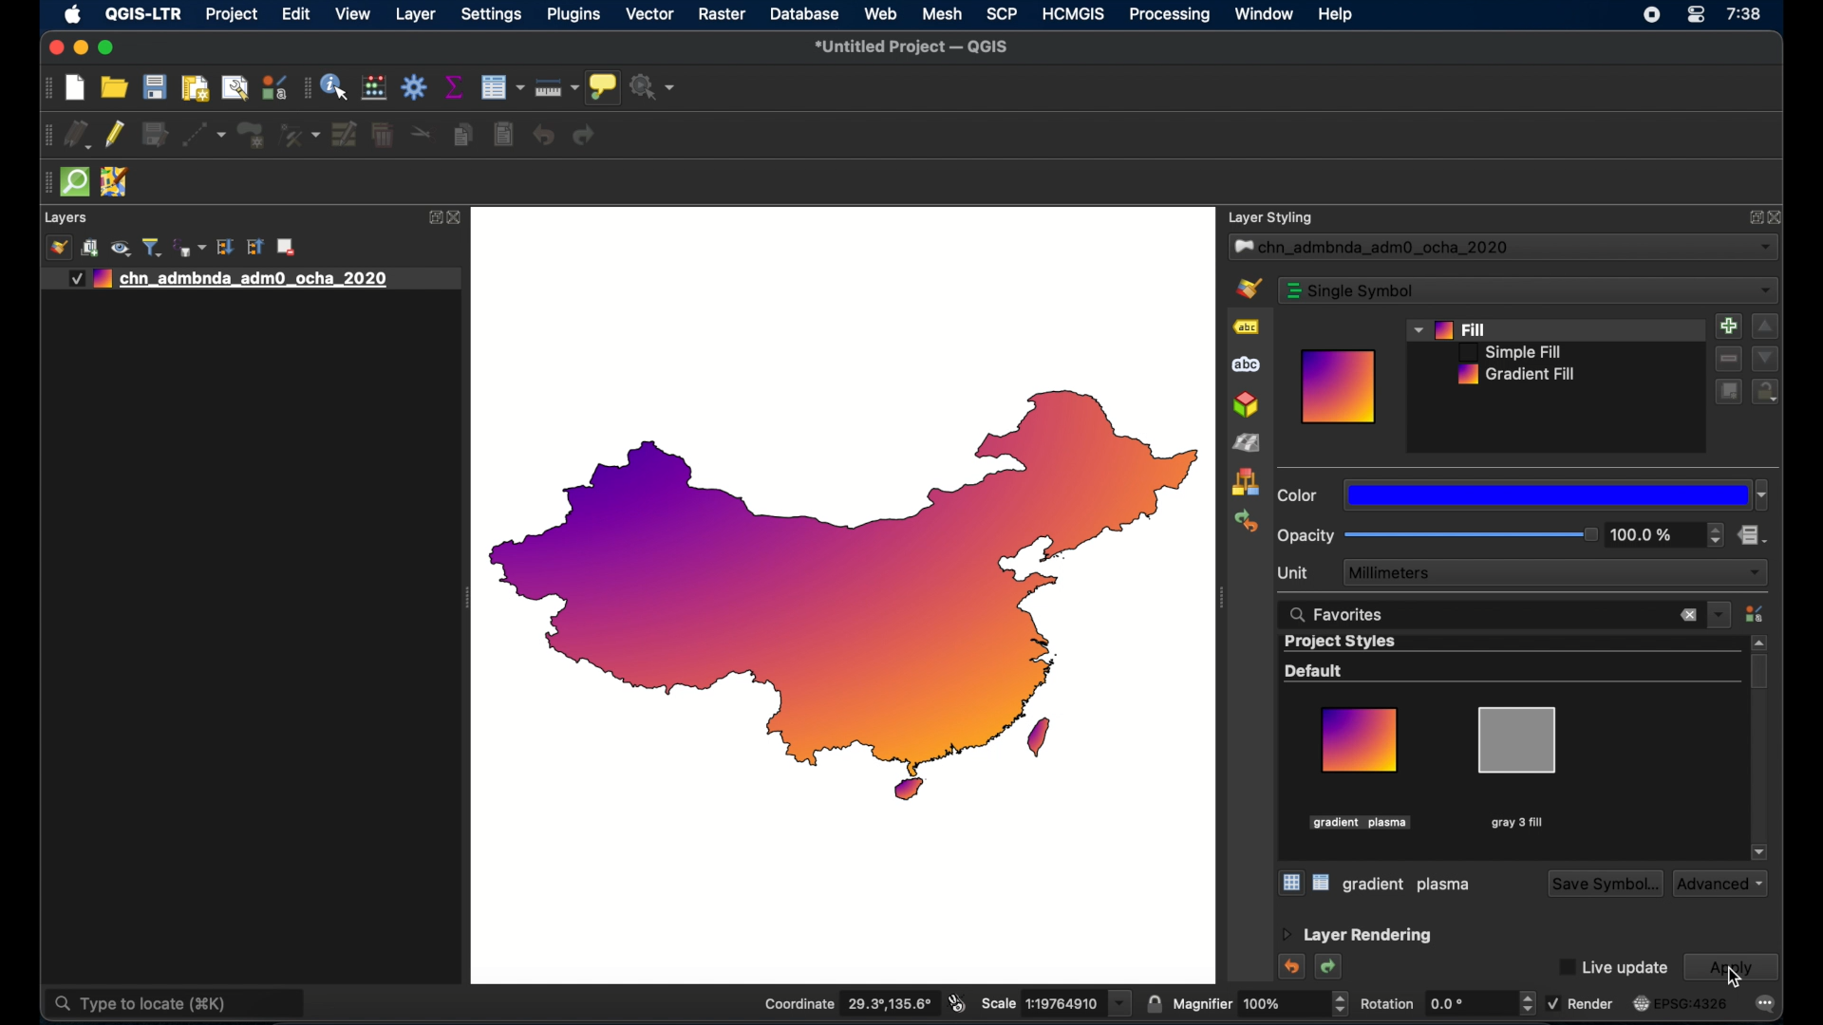  I want to click on drag handle, so click(44, 183).